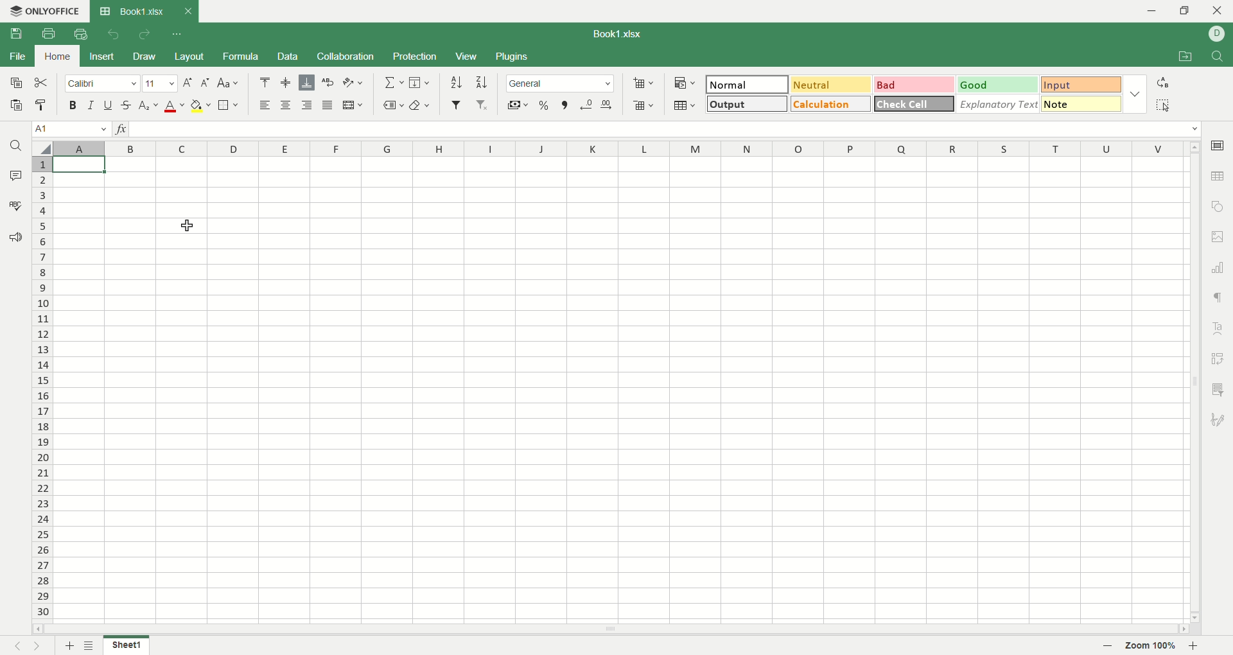  I want to click on feedback and support, so click(16, 238).